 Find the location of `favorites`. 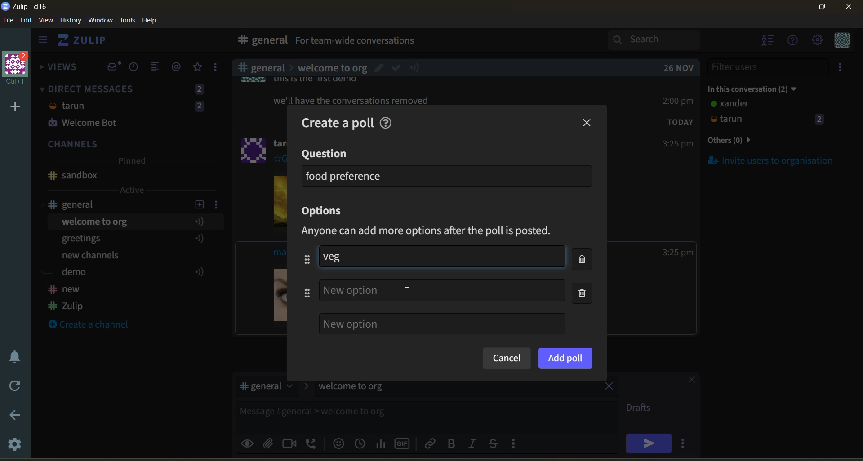

favorites is located at coordinates (198, 67).